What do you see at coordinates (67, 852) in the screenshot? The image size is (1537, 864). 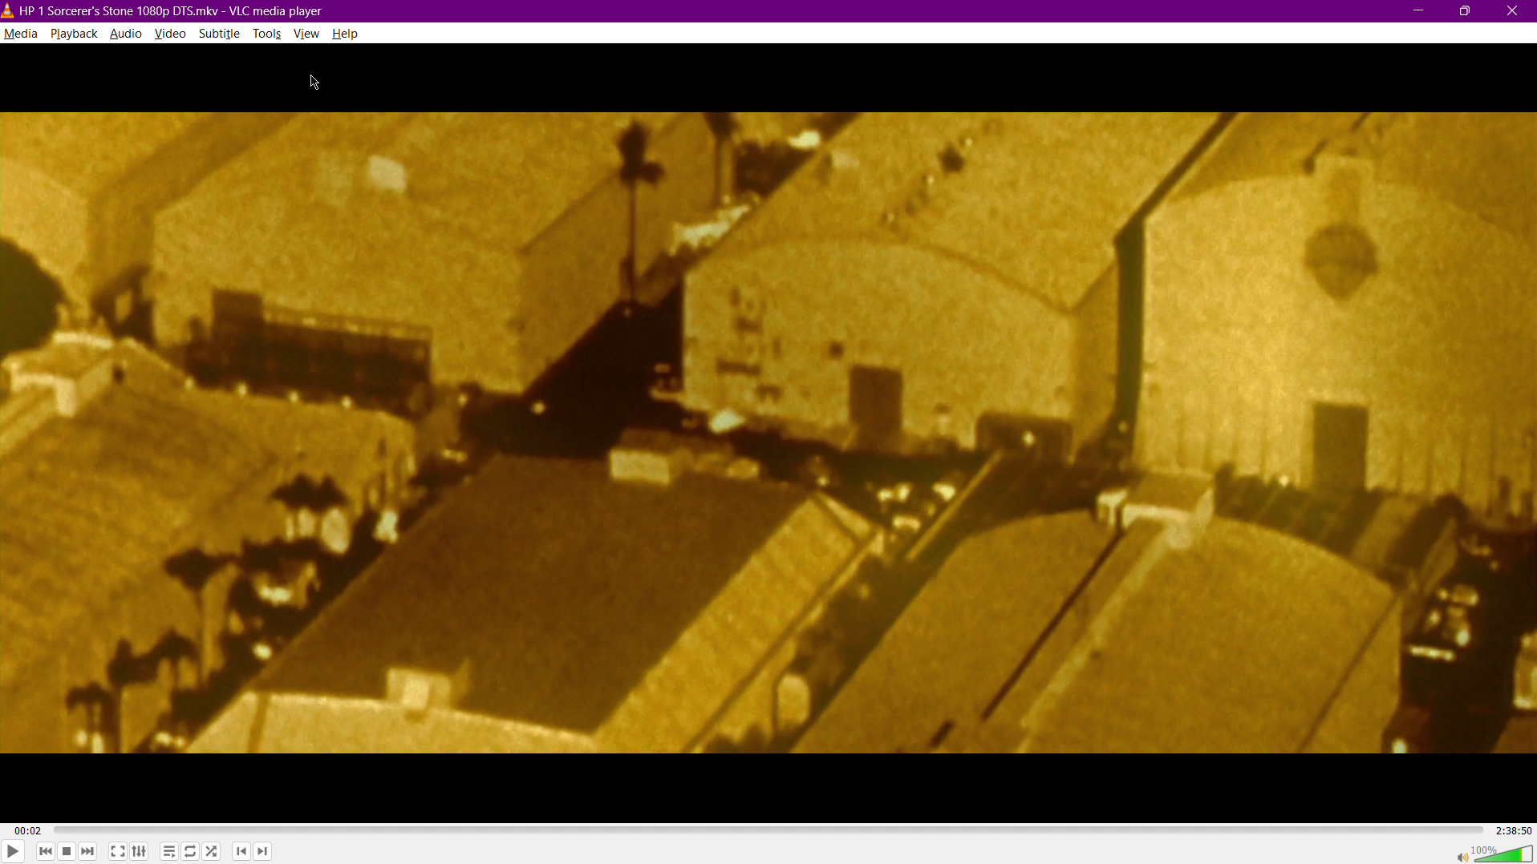 I see `Stop` at bounding box center [67, 852].